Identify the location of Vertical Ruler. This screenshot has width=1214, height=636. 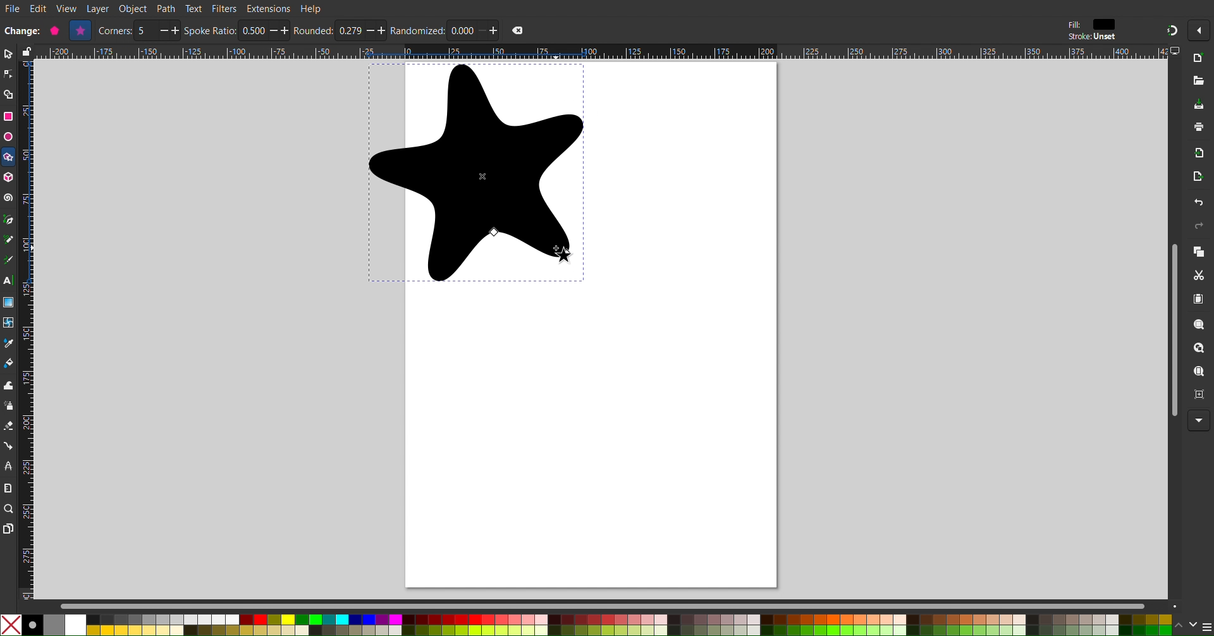
(26, 329).